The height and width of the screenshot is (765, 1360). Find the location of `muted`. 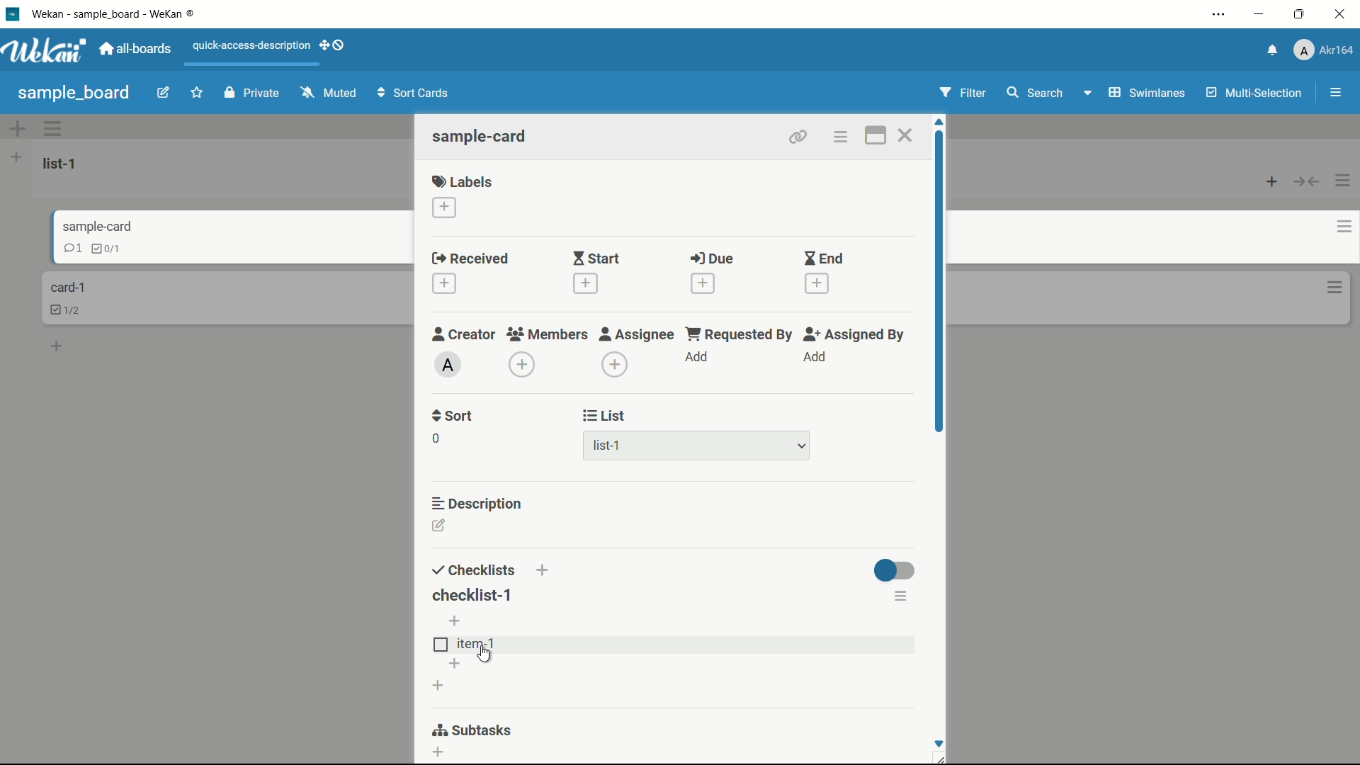

muted is located at coordinates (330, 93).